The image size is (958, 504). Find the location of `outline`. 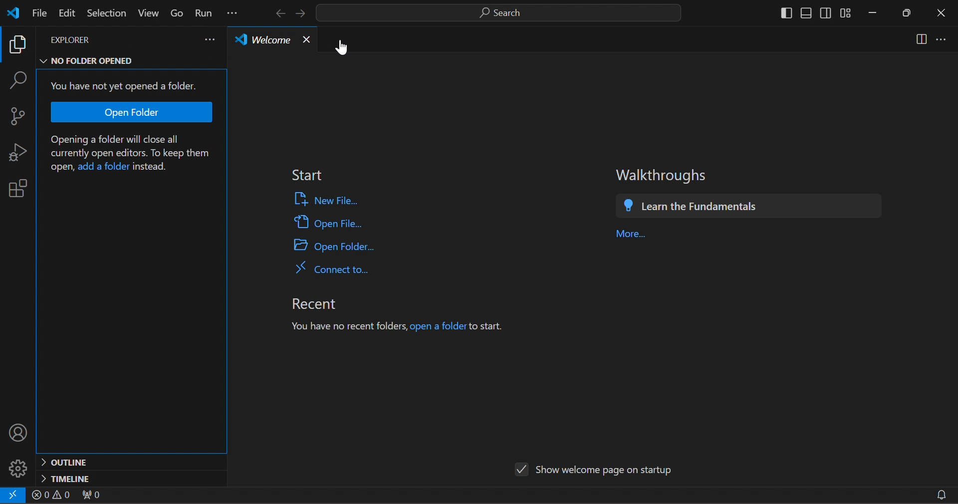

outline is located at coordinates (132, 463).